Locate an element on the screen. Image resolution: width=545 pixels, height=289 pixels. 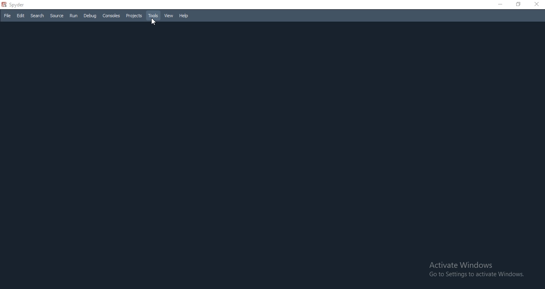
Search is located at coordinates (37, 16).